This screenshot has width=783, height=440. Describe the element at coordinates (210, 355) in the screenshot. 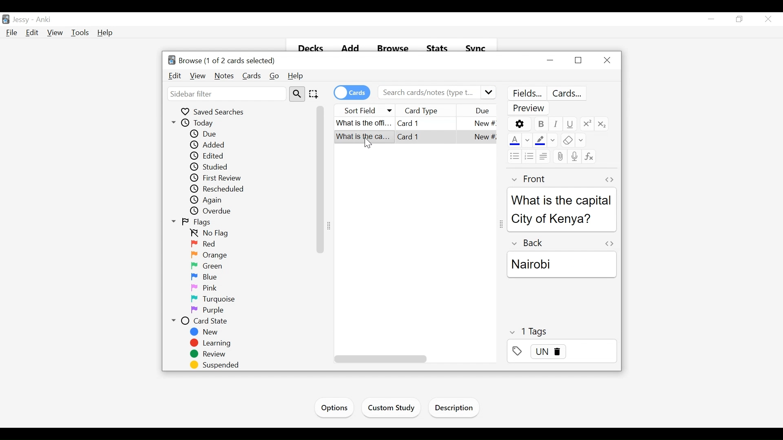

I see `Review` at that location.